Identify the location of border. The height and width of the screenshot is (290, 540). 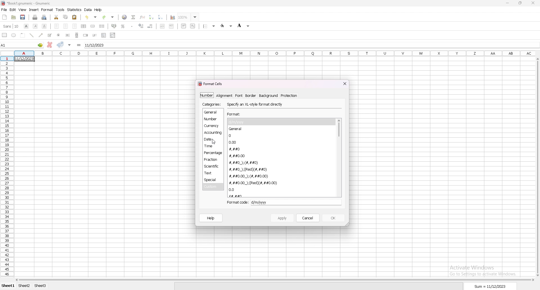
(251, 95).